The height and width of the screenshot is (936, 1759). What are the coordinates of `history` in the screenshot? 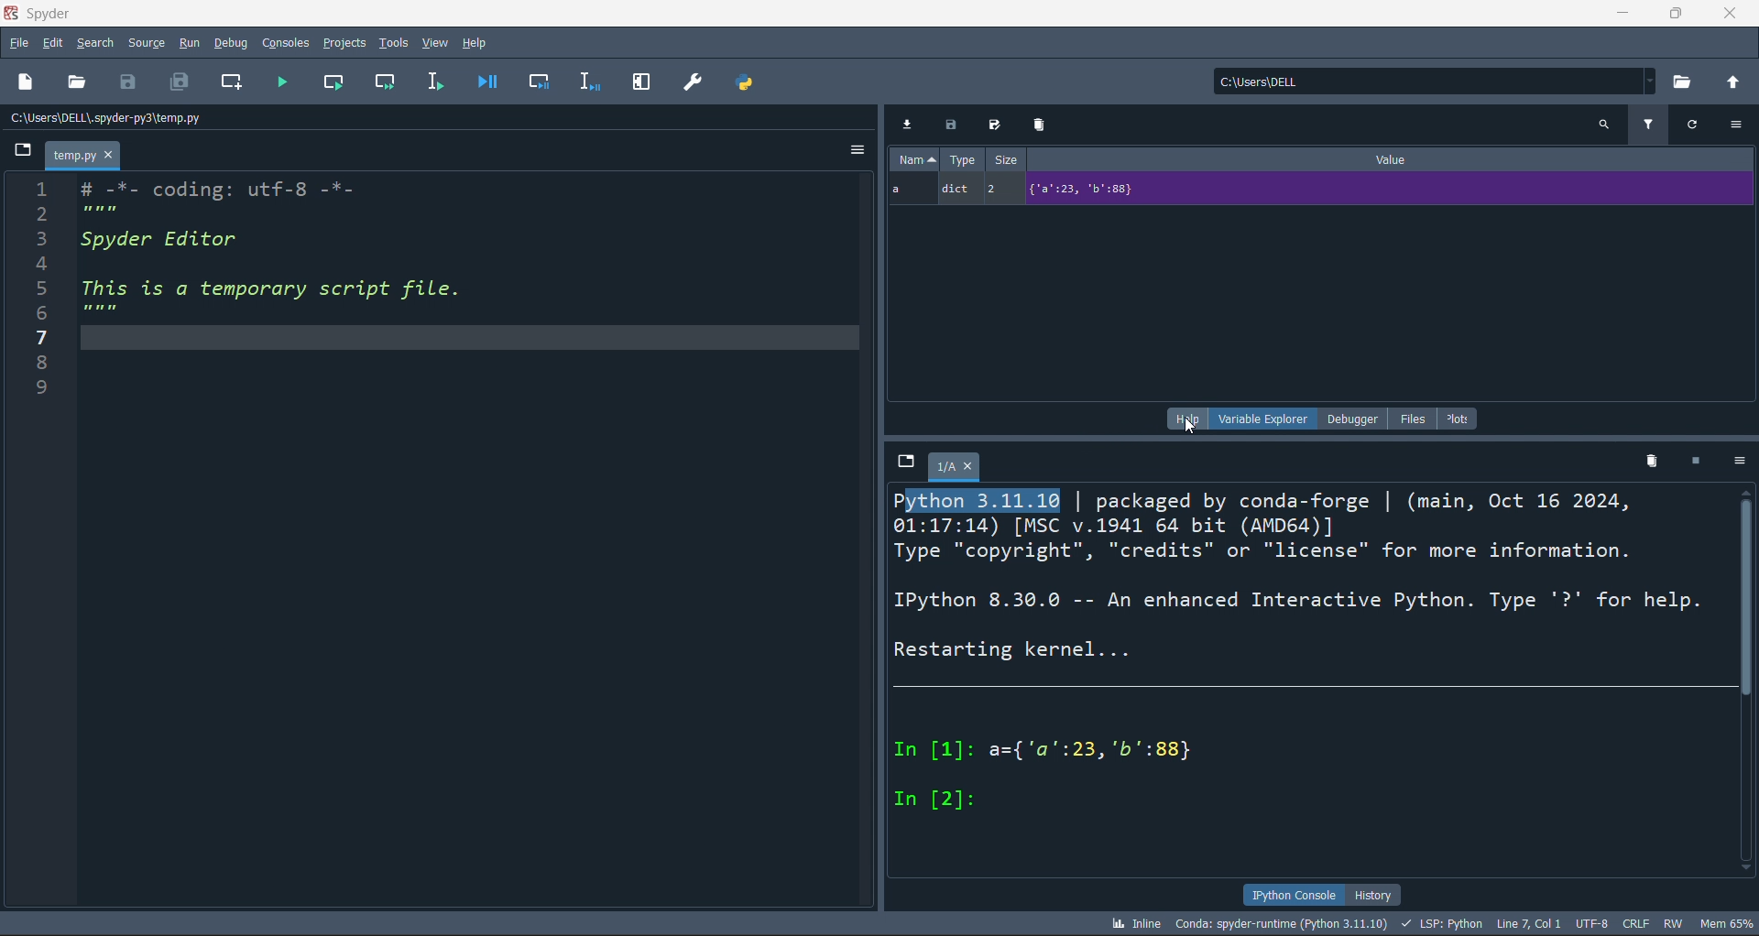 It's located at (1376, 895).